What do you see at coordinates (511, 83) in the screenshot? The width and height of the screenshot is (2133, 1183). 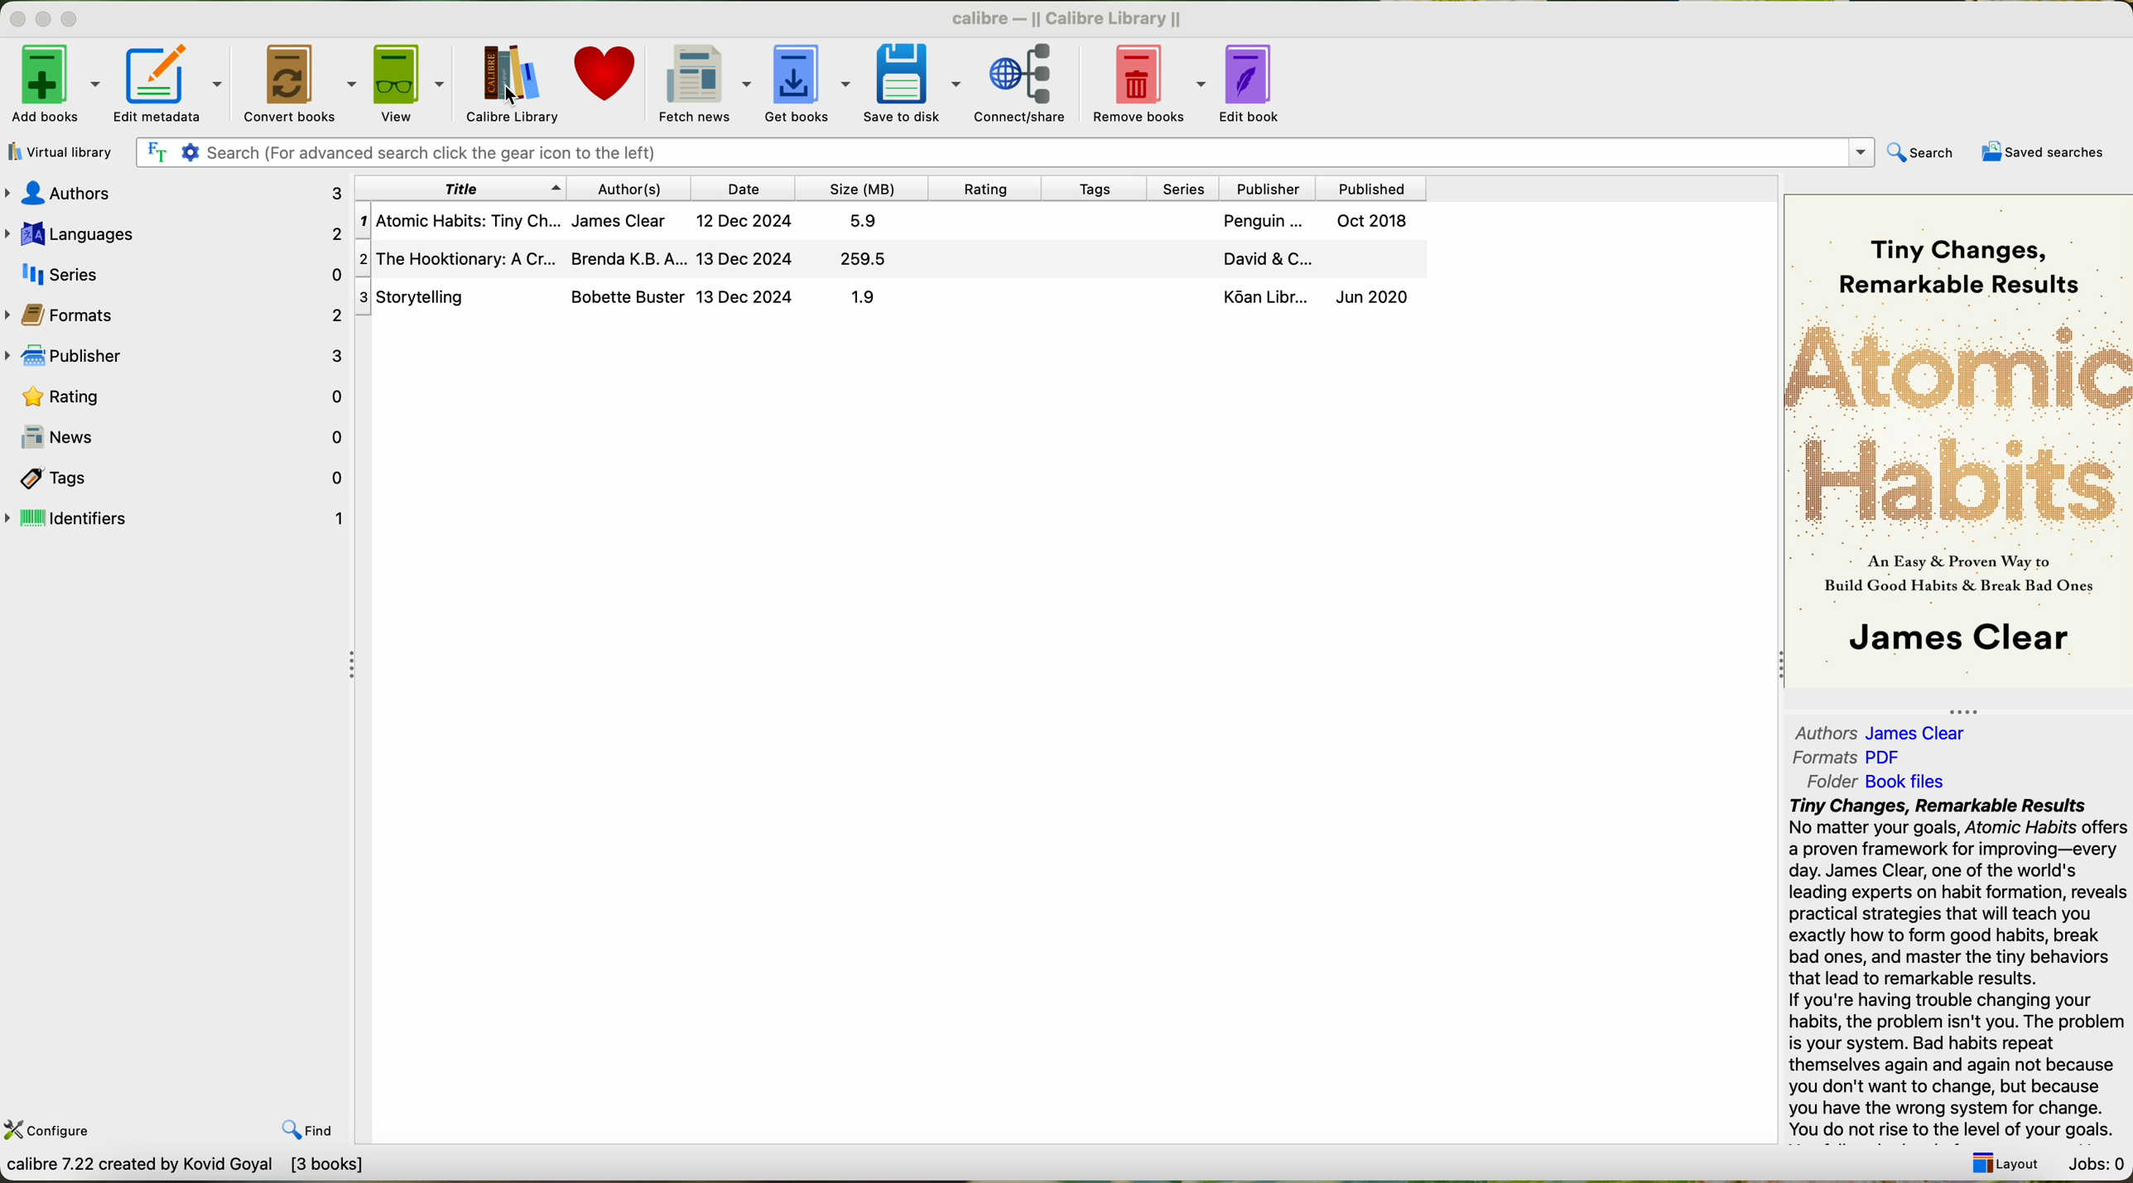 I see `Caliber Library` at bounding box center [511, 83].